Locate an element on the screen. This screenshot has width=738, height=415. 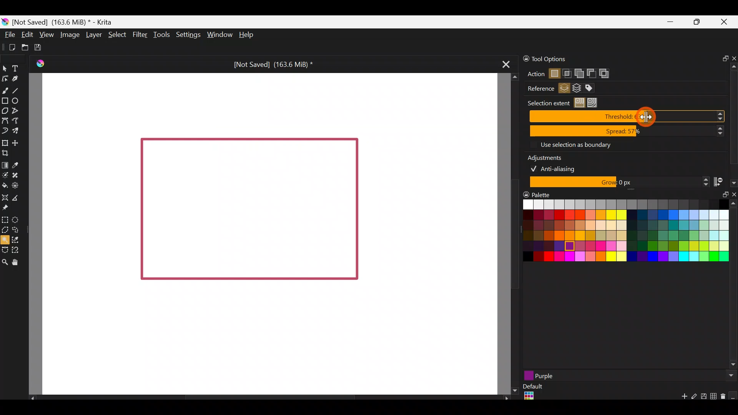
Krita logo is located at coordinates (5, 22).